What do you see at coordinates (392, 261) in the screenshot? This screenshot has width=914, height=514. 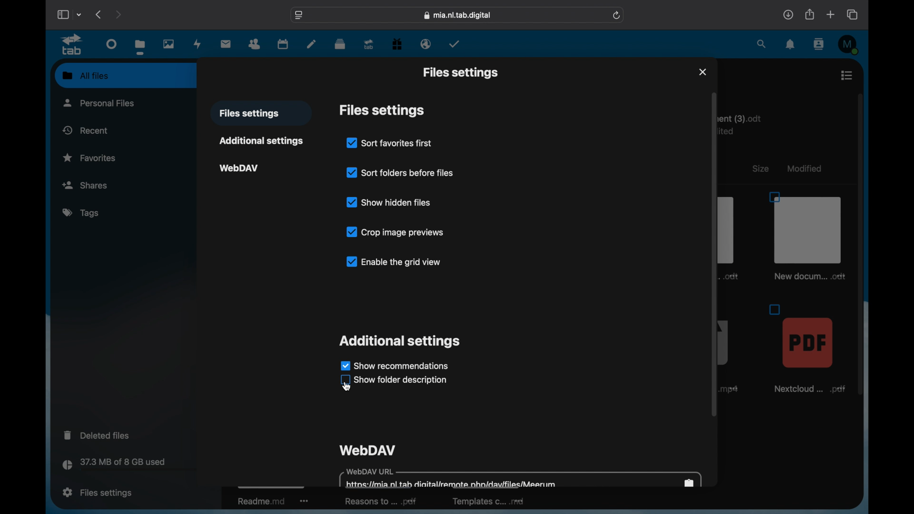 I see `enable the grid view` at bounding box center [392, 261].